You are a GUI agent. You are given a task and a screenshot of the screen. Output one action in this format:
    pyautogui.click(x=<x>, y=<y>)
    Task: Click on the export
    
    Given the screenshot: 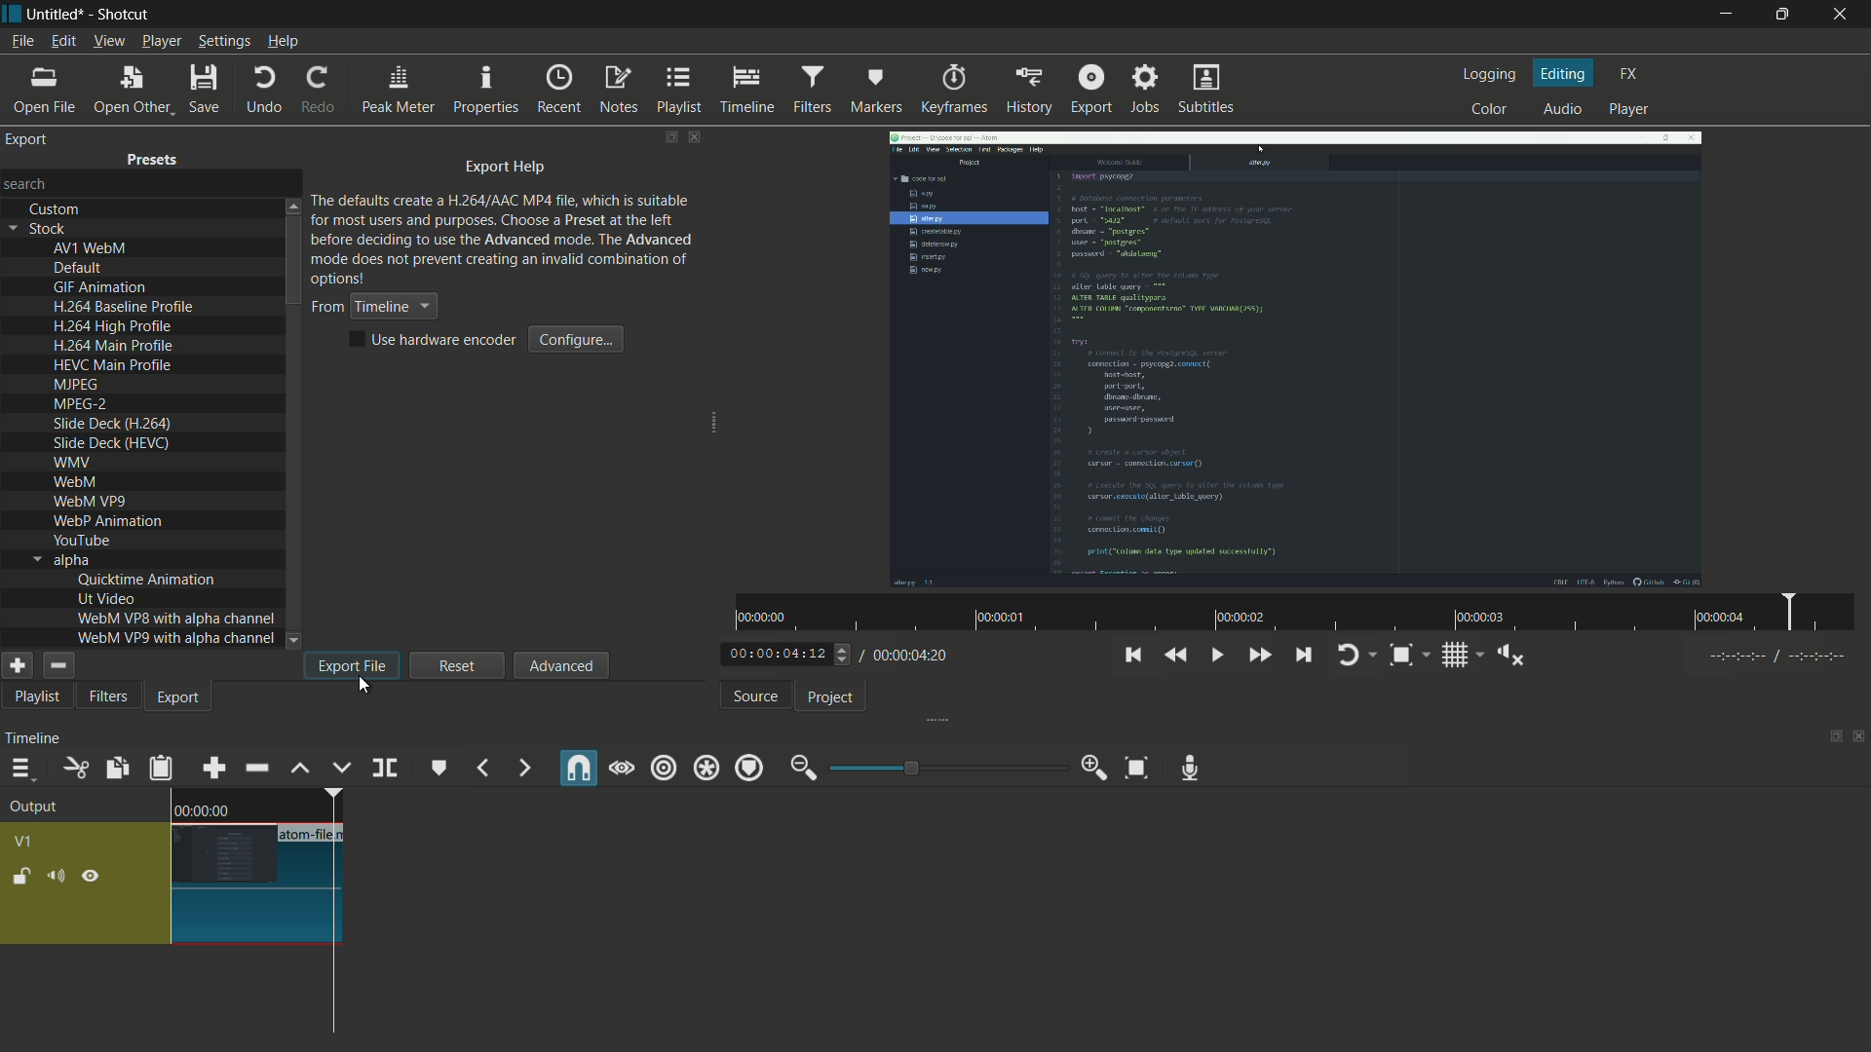 What is the action you would take?
    pyautogui.click(x=1089, y=89)
    